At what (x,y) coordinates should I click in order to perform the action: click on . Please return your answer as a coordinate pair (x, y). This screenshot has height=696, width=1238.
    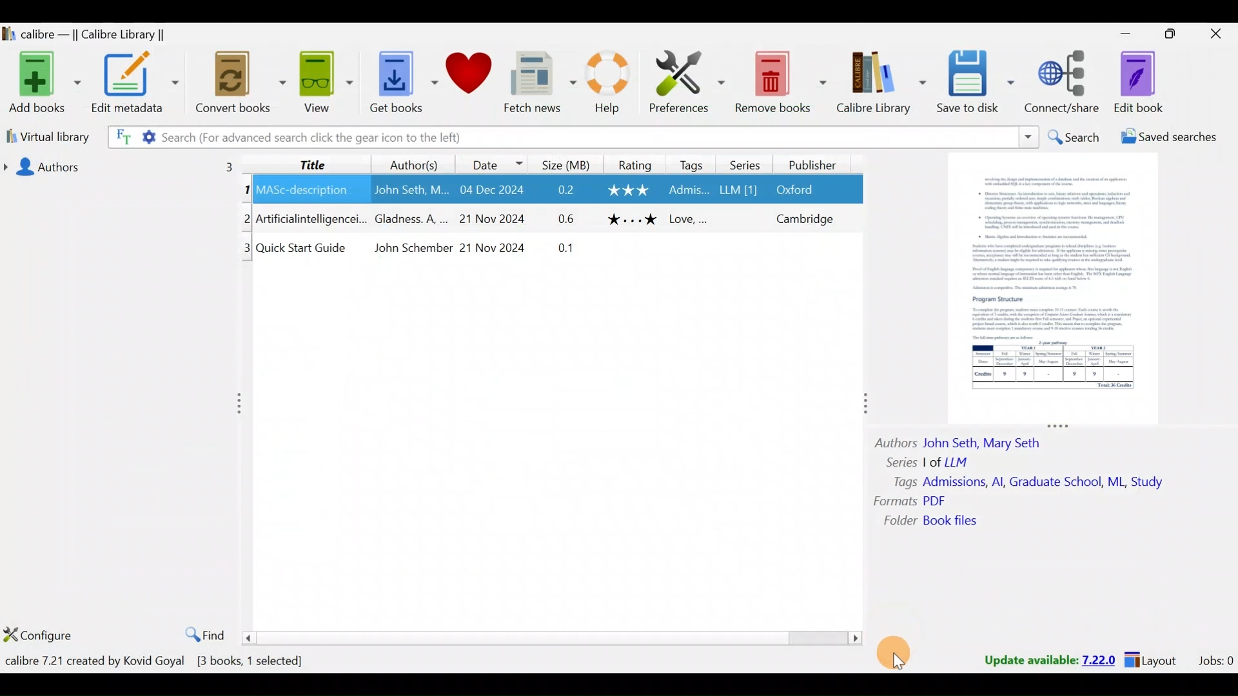
    Looking at the image, I should click on (691, 218).